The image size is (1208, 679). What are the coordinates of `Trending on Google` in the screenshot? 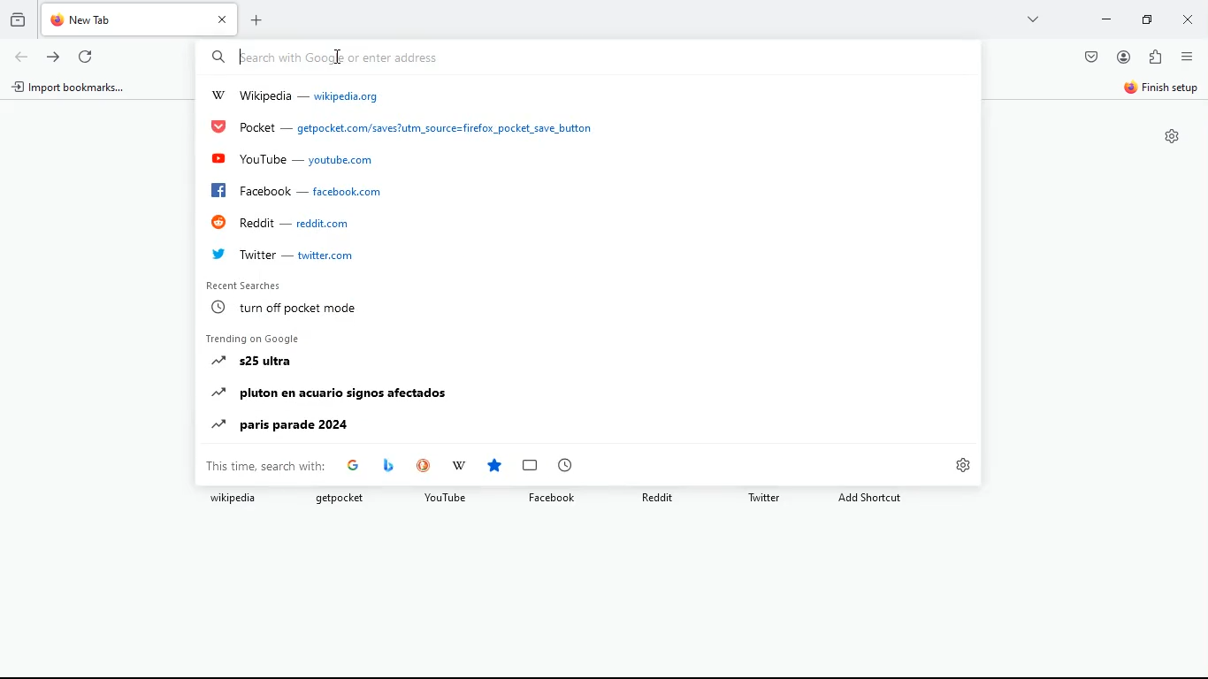 It's located at (251, 338).